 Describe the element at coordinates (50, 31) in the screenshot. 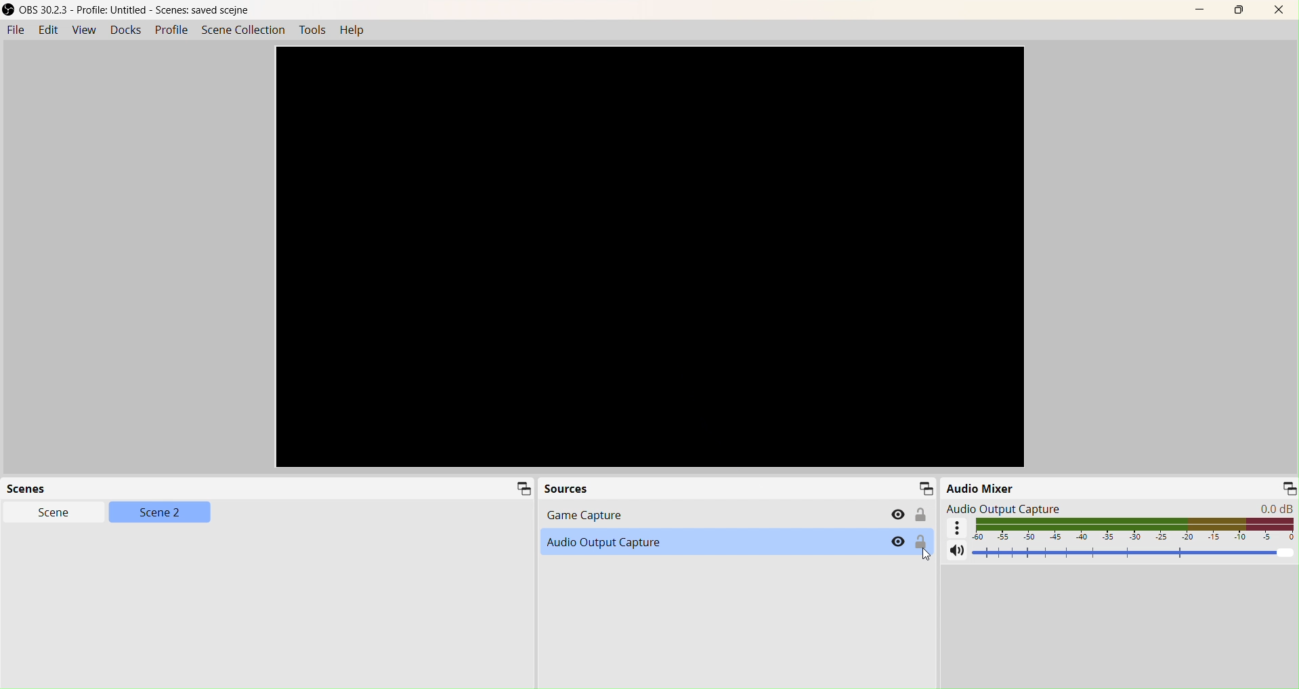

I see `Edit` at that location.